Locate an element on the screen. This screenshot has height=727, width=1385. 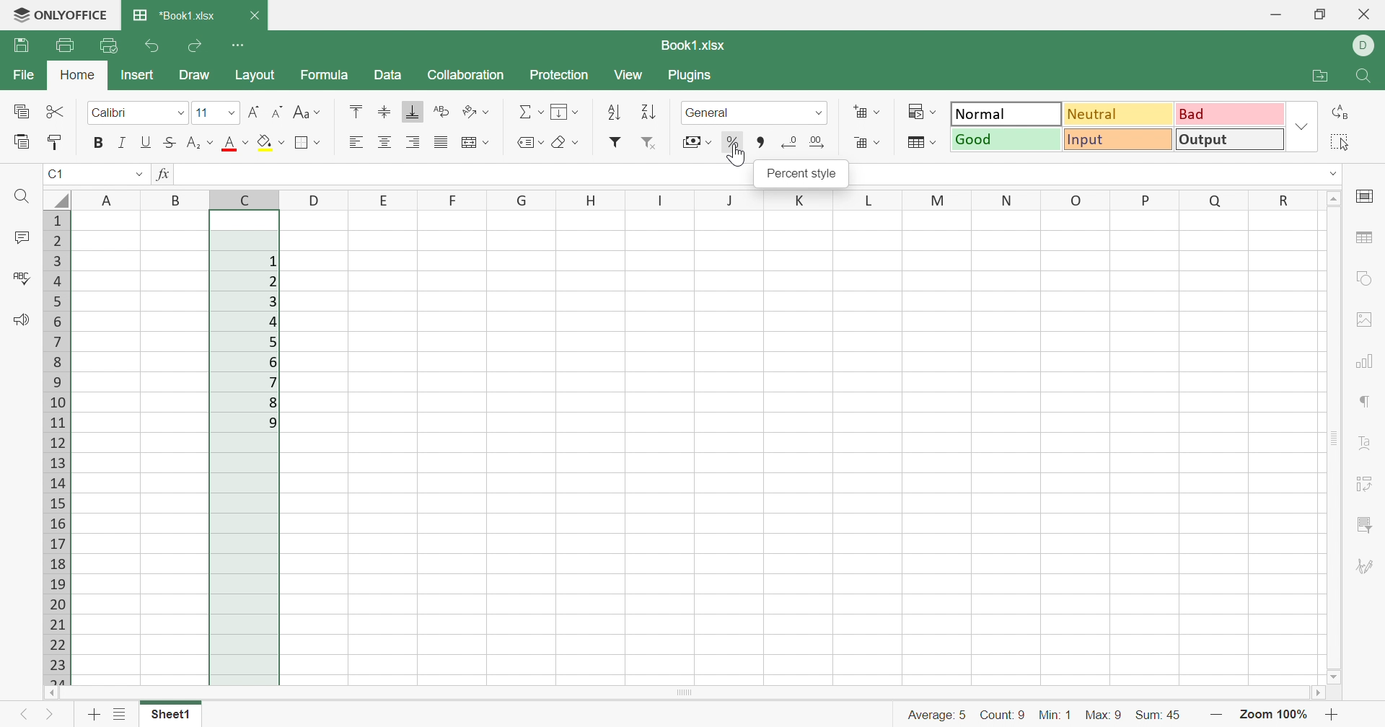
11 is located at coordinates (204, 113).